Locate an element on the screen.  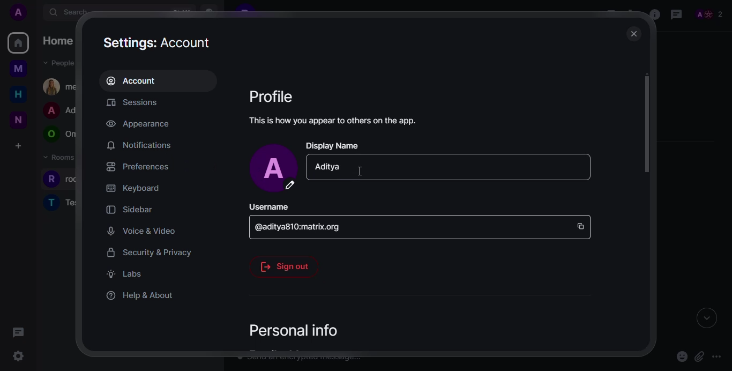
new is located at coordinates (20, 120).